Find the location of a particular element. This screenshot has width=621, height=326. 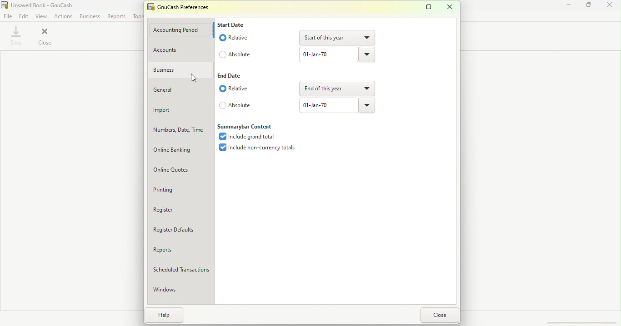

Close is located at coordinates (611, 6).